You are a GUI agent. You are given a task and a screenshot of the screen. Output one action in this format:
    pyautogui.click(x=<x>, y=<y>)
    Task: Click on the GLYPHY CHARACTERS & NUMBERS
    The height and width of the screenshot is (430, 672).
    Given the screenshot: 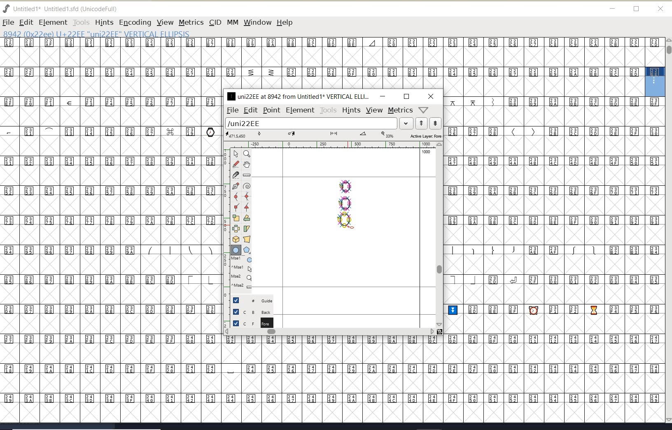 What is the action you would take?
    pyautogui.click(x=555, y=259)
    